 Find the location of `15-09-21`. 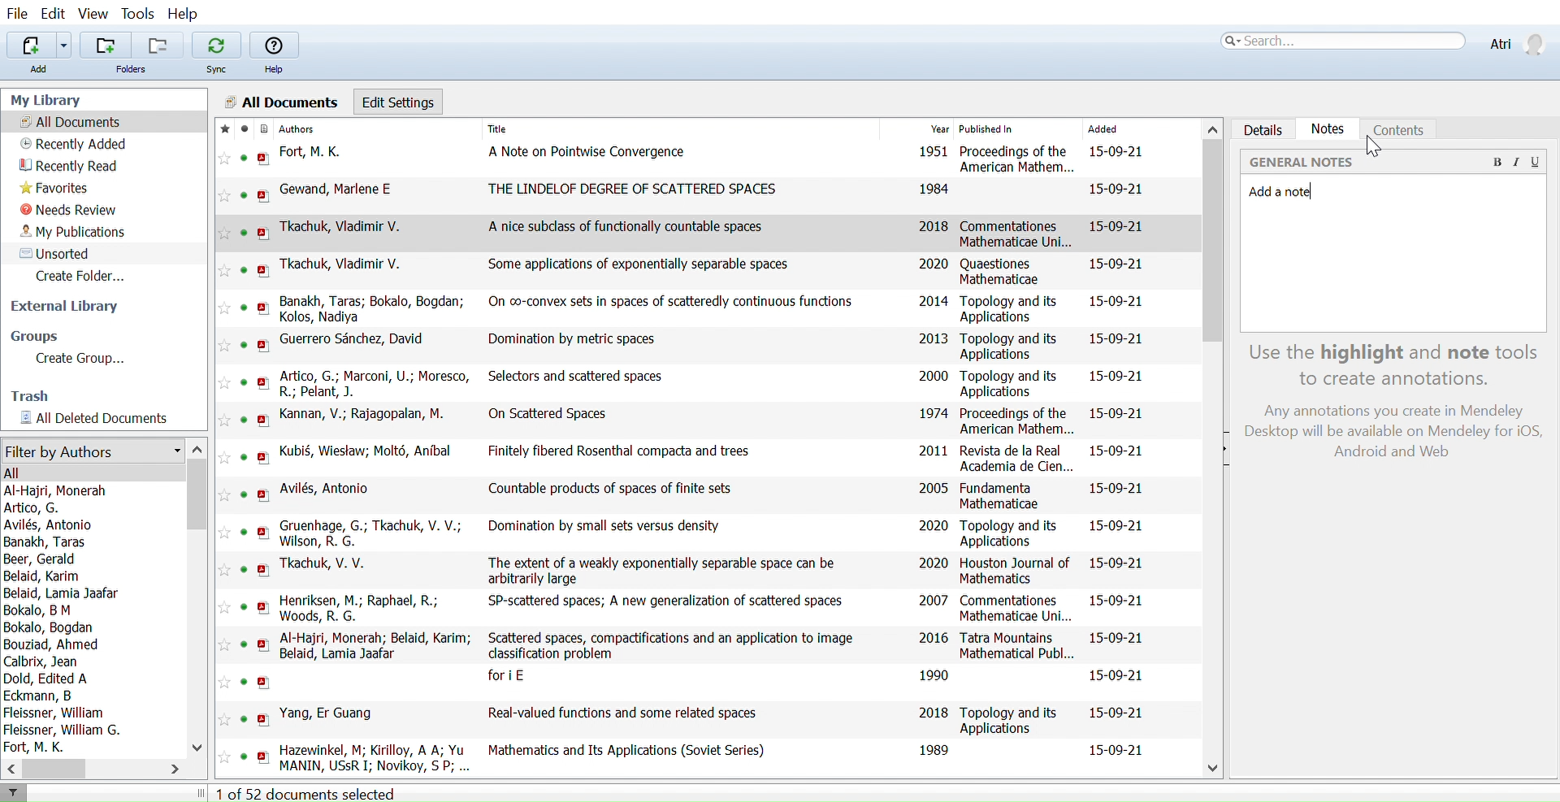

15-09-21 is located at coordinates (1118, 301).